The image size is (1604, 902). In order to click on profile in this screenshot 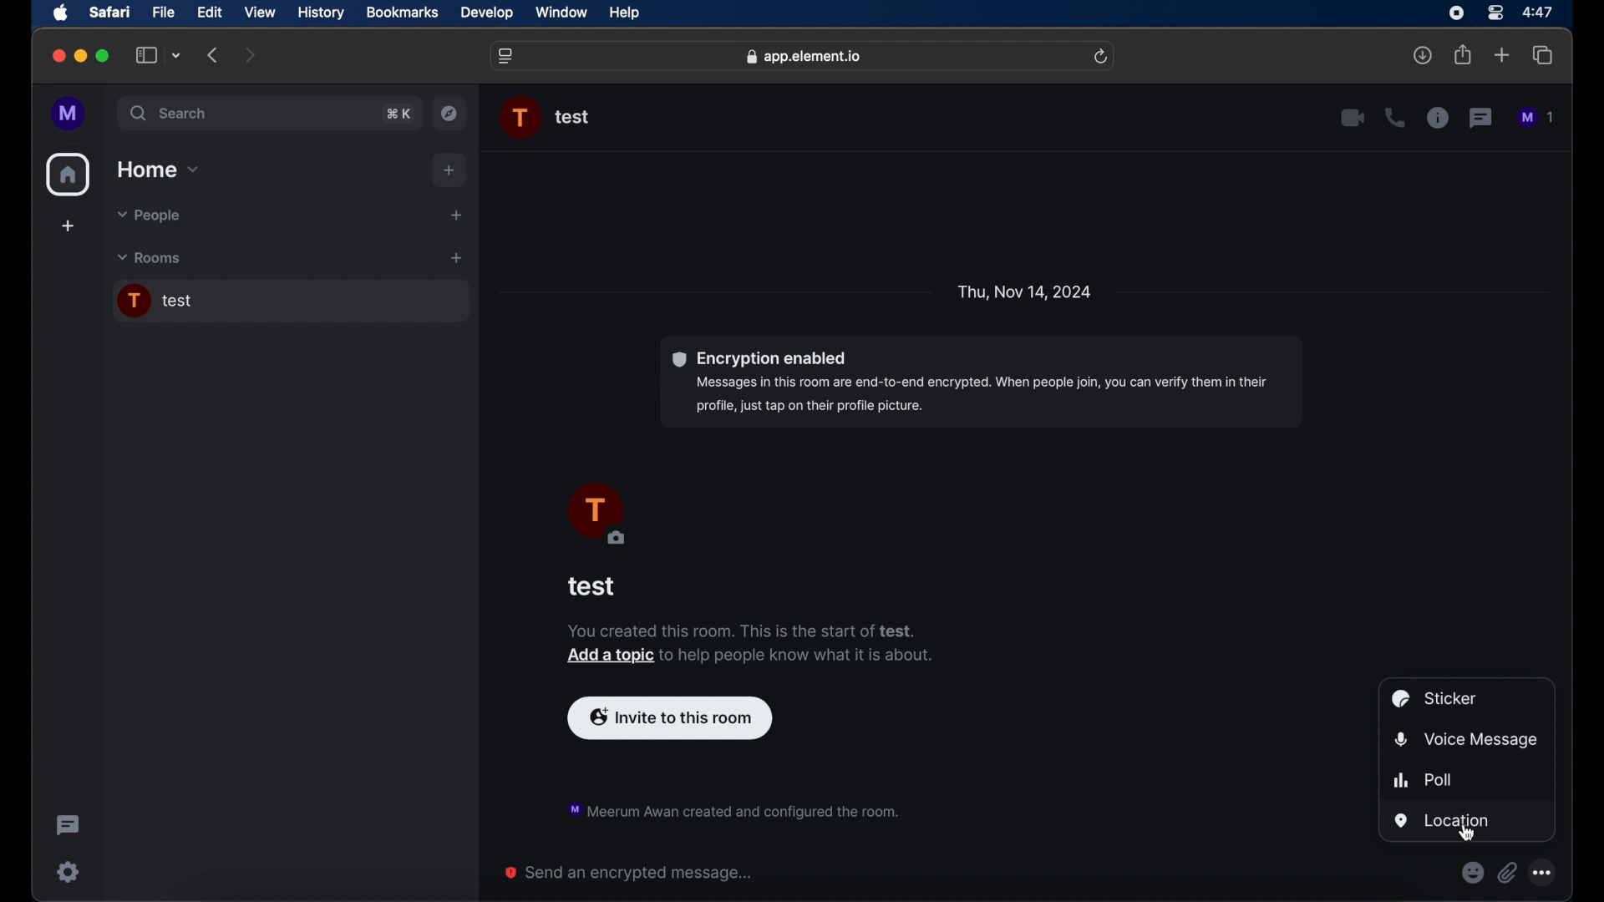, I will do `click(69, 114)`.